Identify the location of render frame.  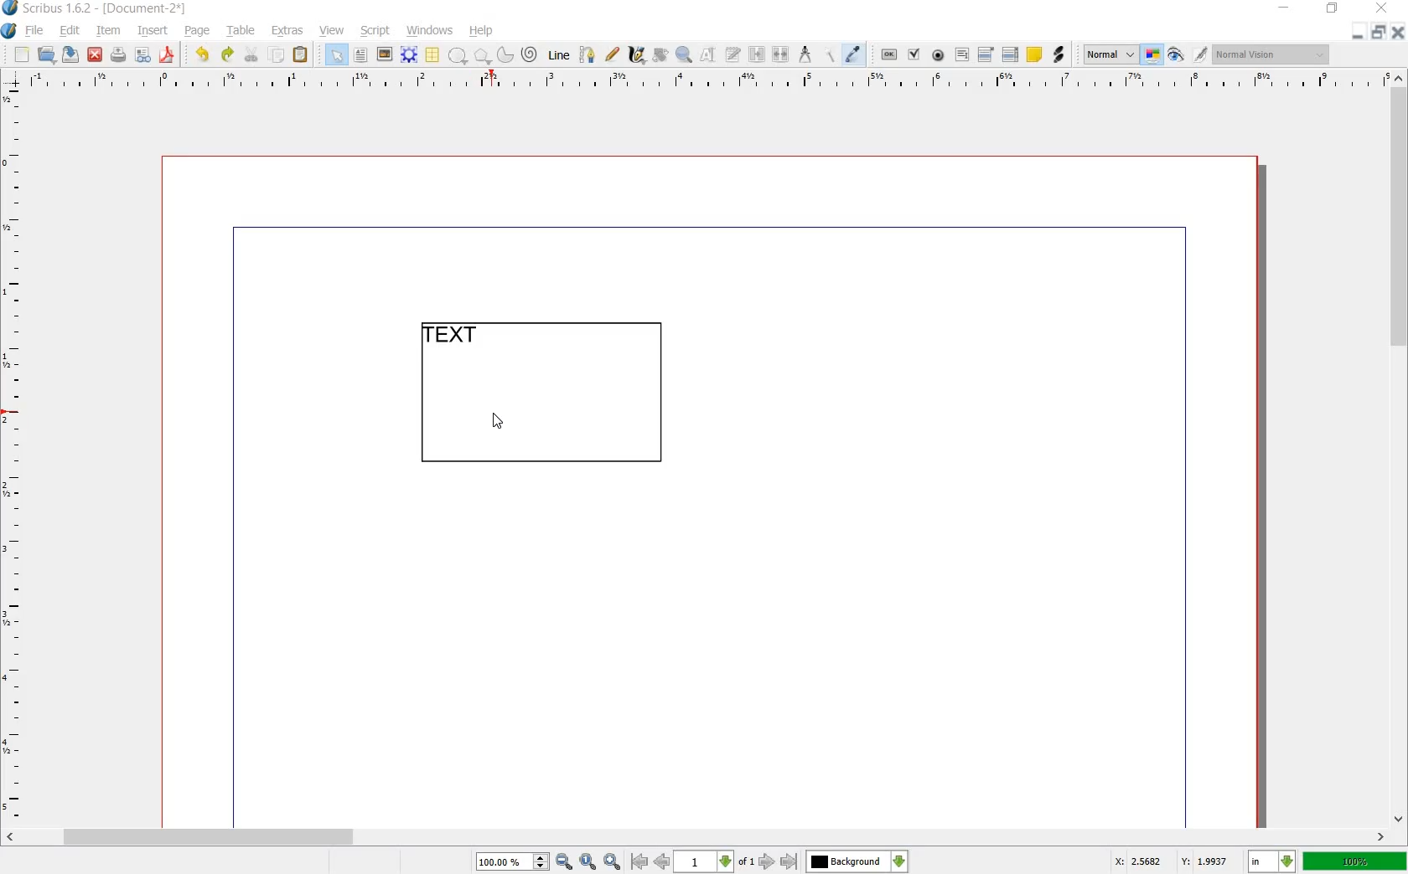
(409, 55).